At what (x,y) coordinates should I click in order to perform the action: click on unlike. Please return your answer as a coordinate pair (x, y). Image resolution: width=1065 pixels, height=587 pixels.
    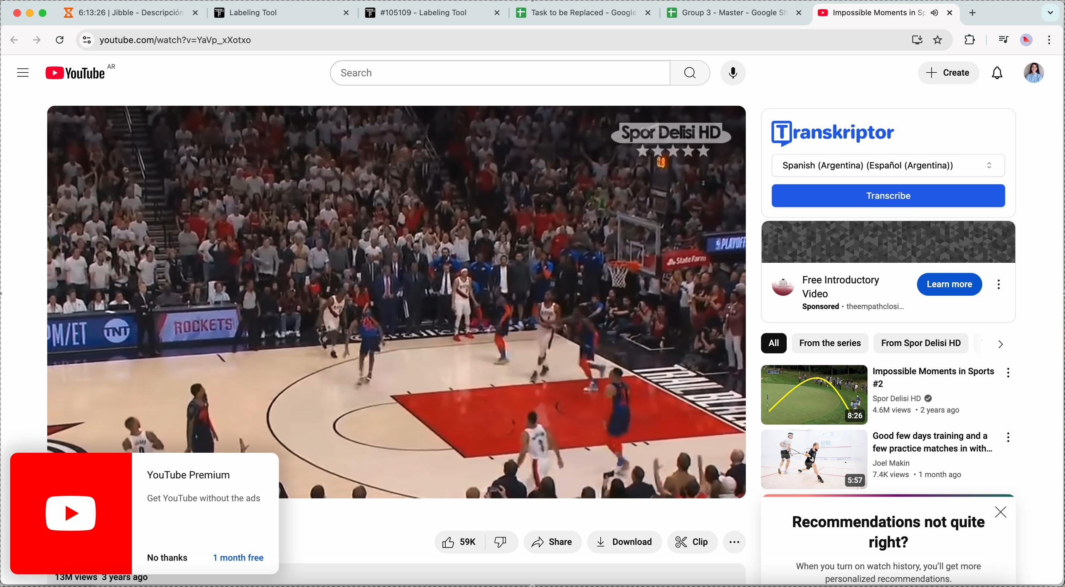
    Looking at the image, I should click on (504, 542).